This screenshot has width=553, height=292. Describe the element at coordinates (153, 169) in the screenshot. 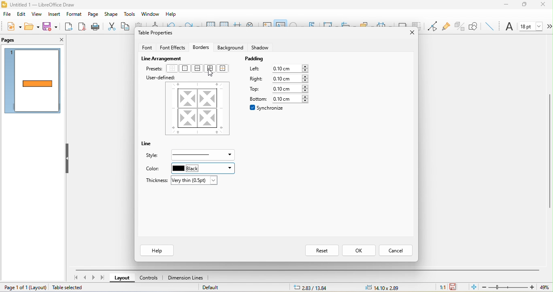

I see `color` at that location.